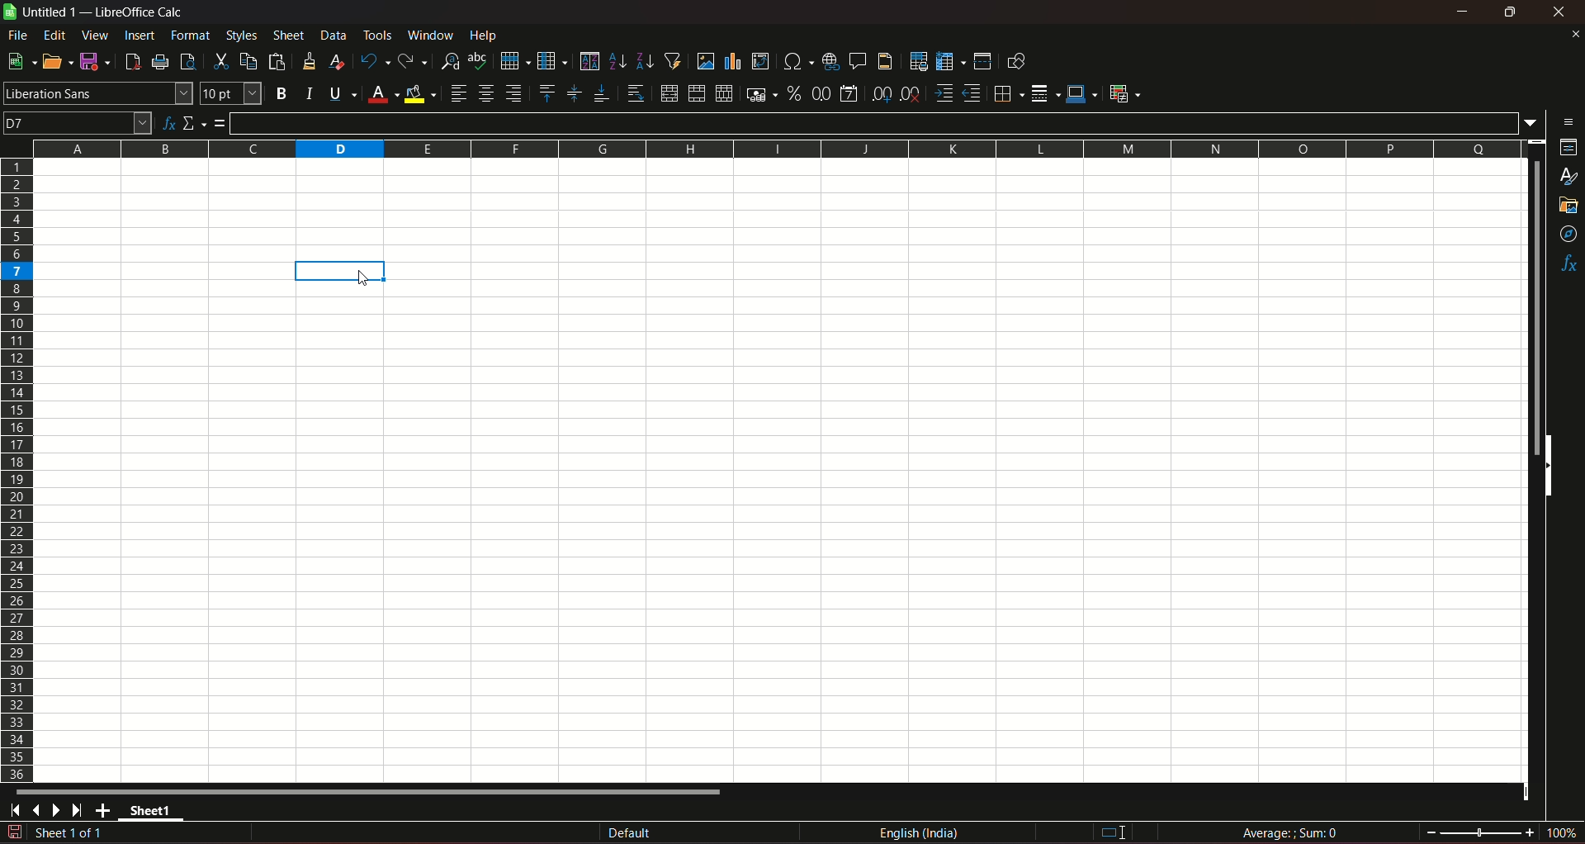 The height and width of the screenshot is (844, 1585). I want to click on sheet name, so click(155, 813).